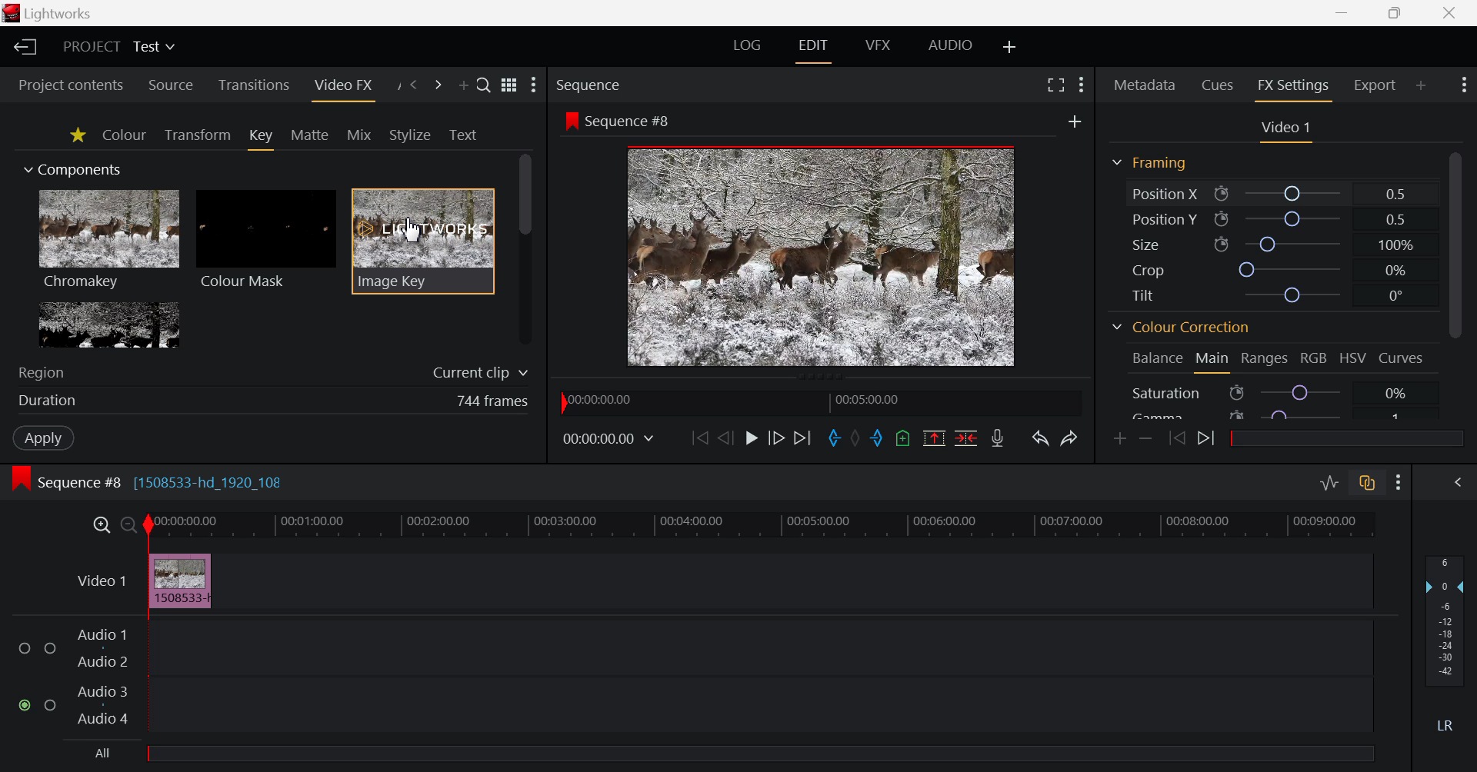 The height and width of the screenshot is (772, 1477). I want to click on Timeline Track, so click(759, 524).